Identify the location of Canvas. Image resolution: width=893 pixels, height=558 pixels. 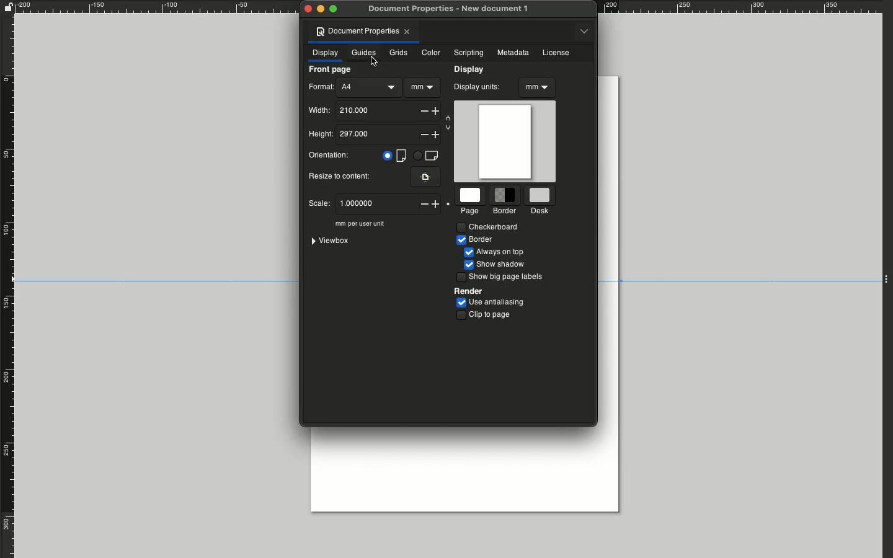
(504, 141).